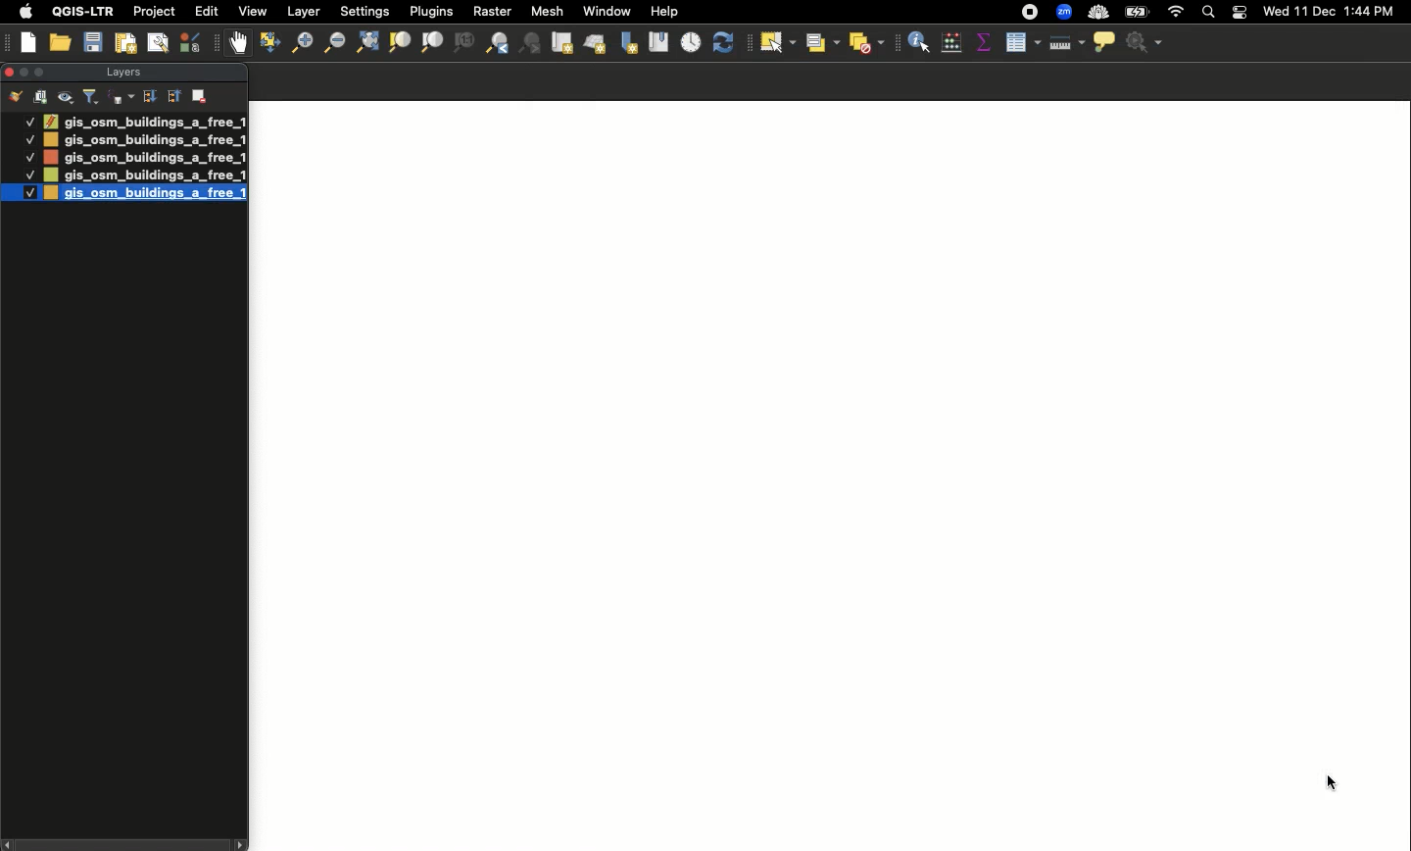  What do you see at coordinates (305, 12) in the screenshot?
I see `Layer` at bounding box center [305, 12].